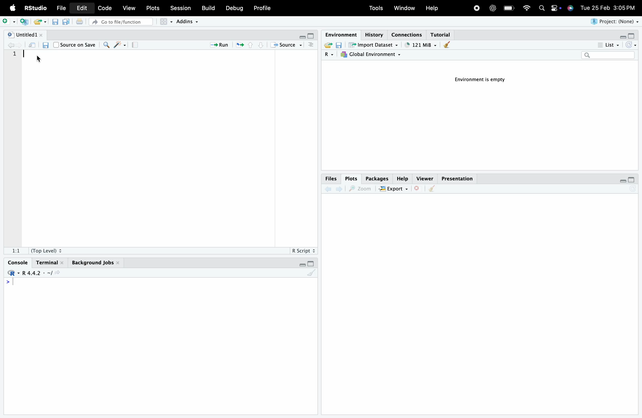 The image size is (642, 418). I want to click on Help, so click(432, 8).